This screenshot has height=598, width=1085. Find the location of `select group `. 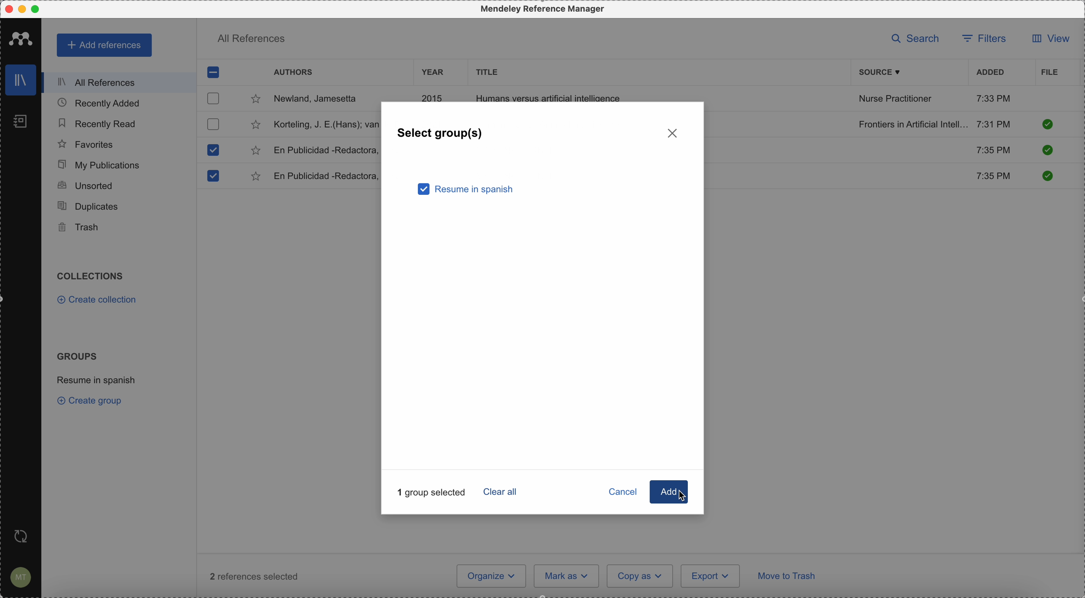

select group  is located at coordinates (441, 134).